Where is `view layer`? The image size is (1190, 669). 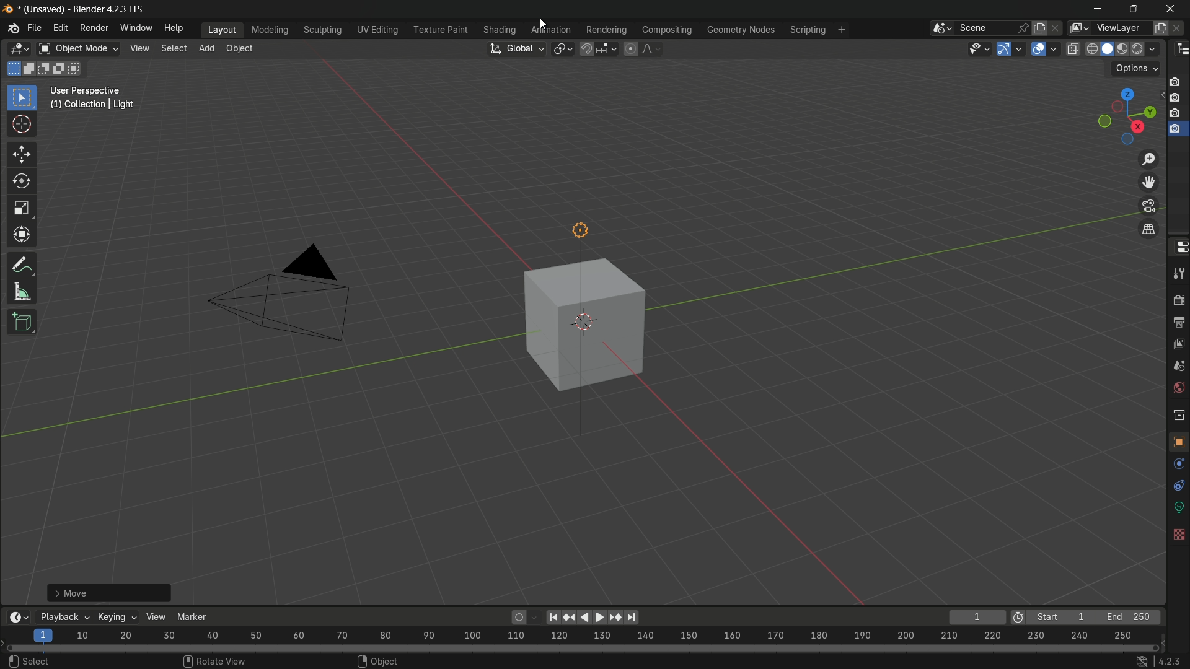
view layer is located at coordinates (1179, 343).